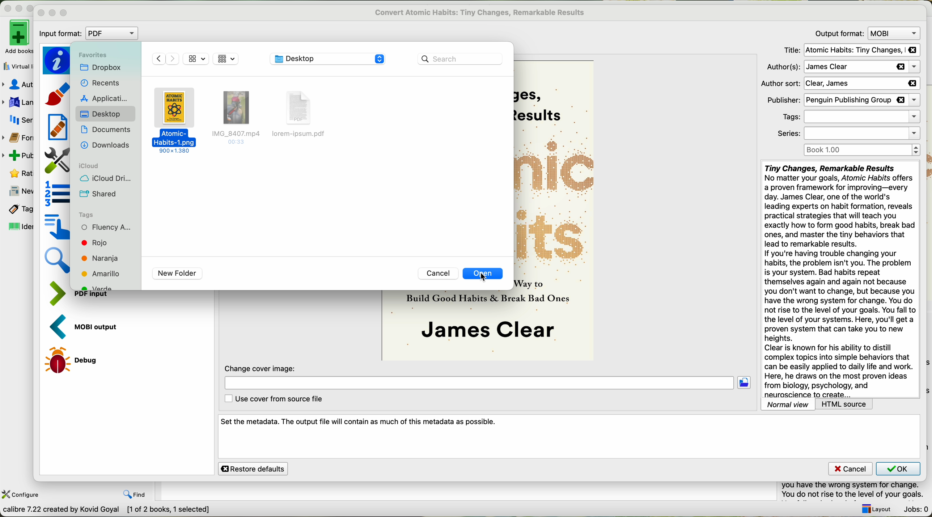 The image size is (932, 517). I want to click on disable buttons, so click(18, 7).